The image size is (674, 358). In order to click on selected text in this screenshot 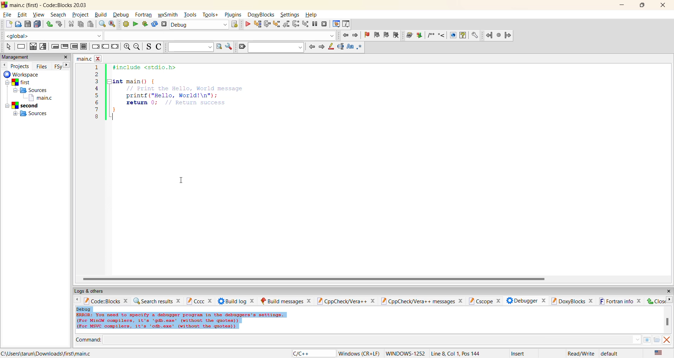, I will do `click(341, 47)`.